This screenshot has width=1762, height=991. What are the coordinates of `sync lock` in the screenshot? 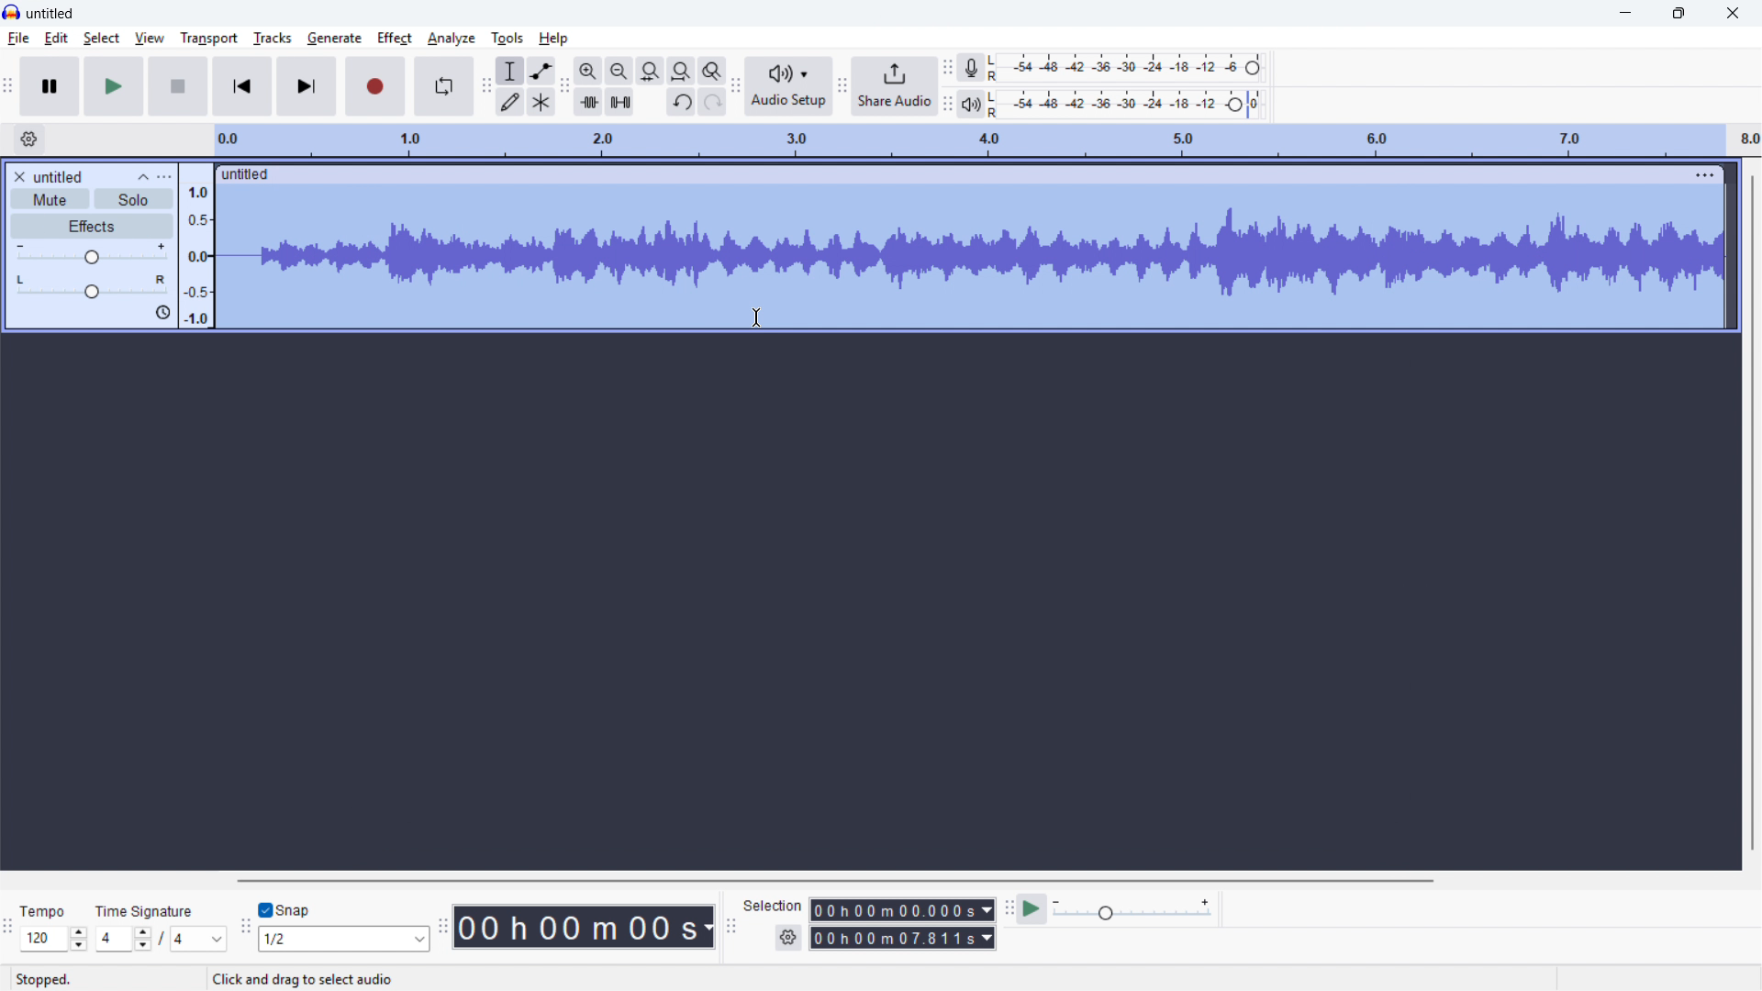 It's located at (162, 313).